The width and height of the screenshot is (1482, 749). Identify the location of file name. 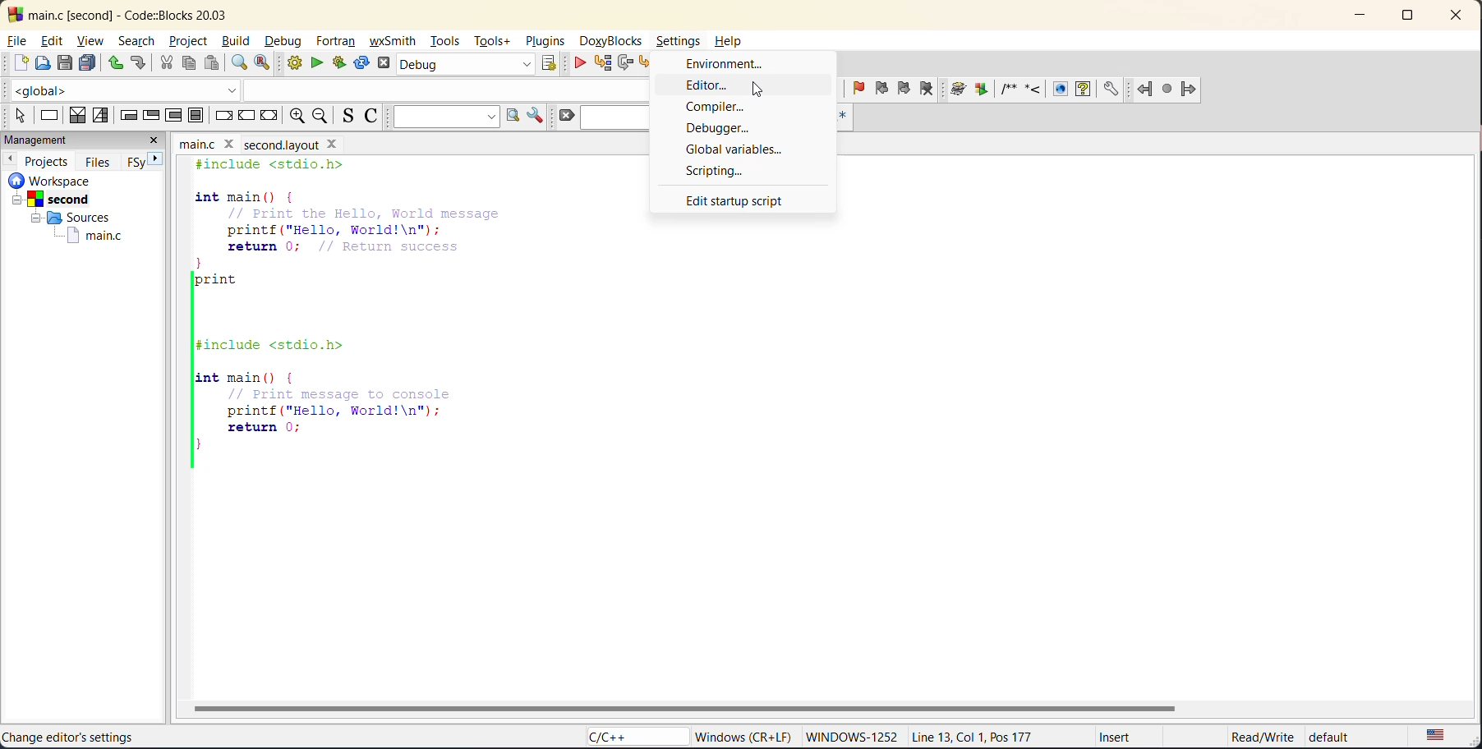
(209, 142).